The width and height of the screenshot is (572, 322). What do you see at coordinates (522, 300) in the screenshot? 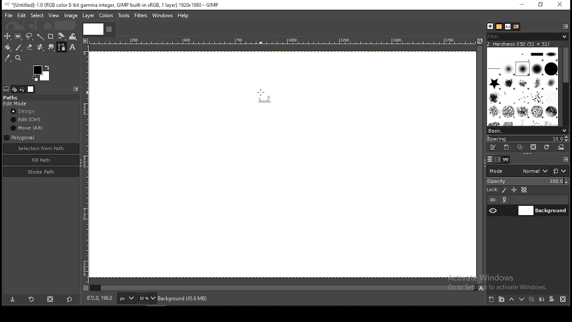
I see `move layer one step down` at bounding box center [522, 300].